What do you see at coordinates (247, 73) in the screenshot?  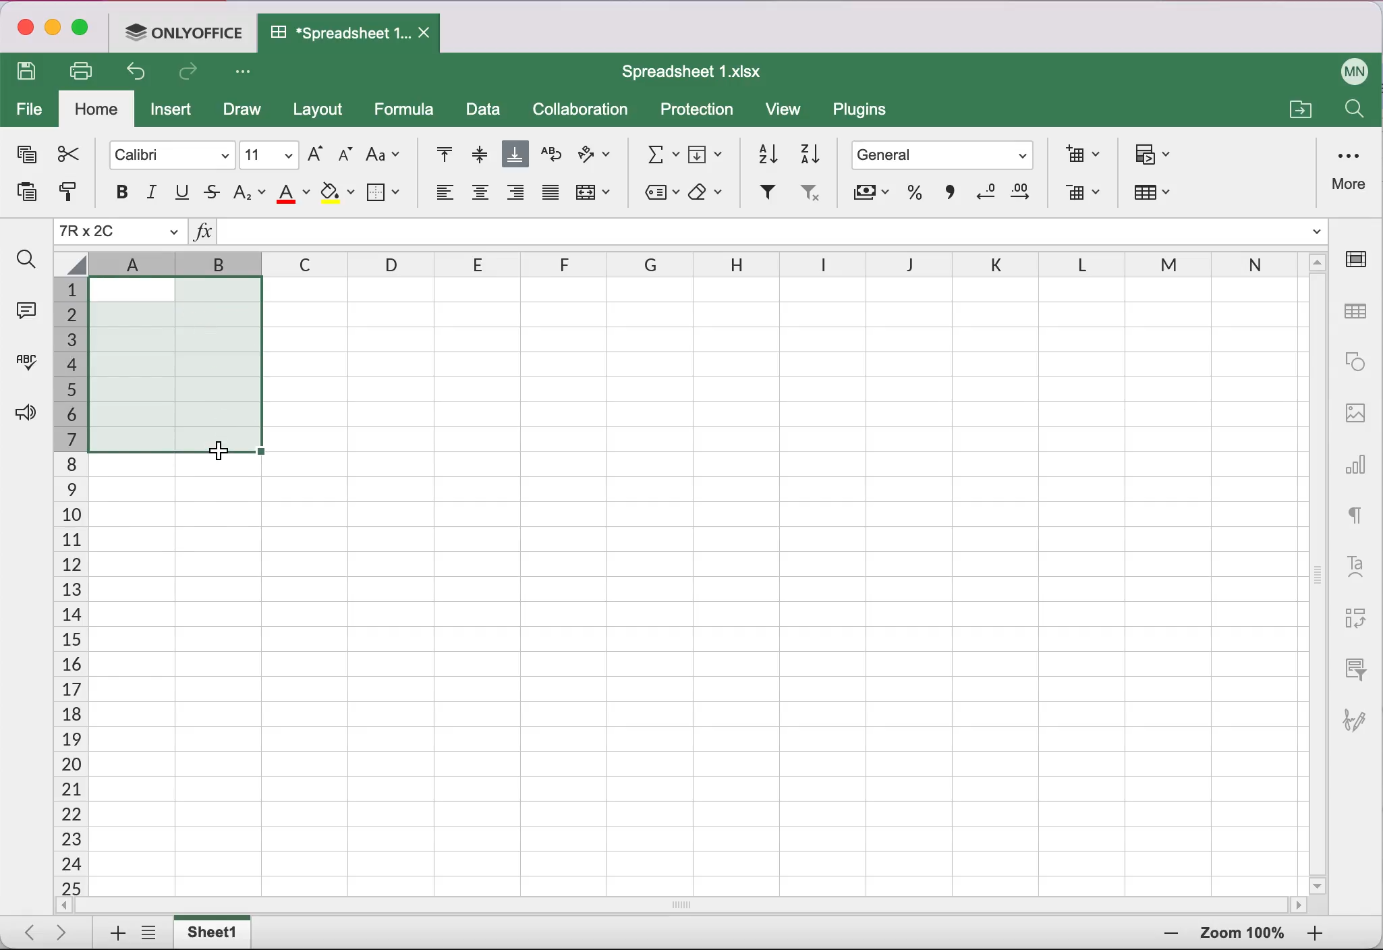 I see `customize quick access toolbar` at bounding box center [247, 73].